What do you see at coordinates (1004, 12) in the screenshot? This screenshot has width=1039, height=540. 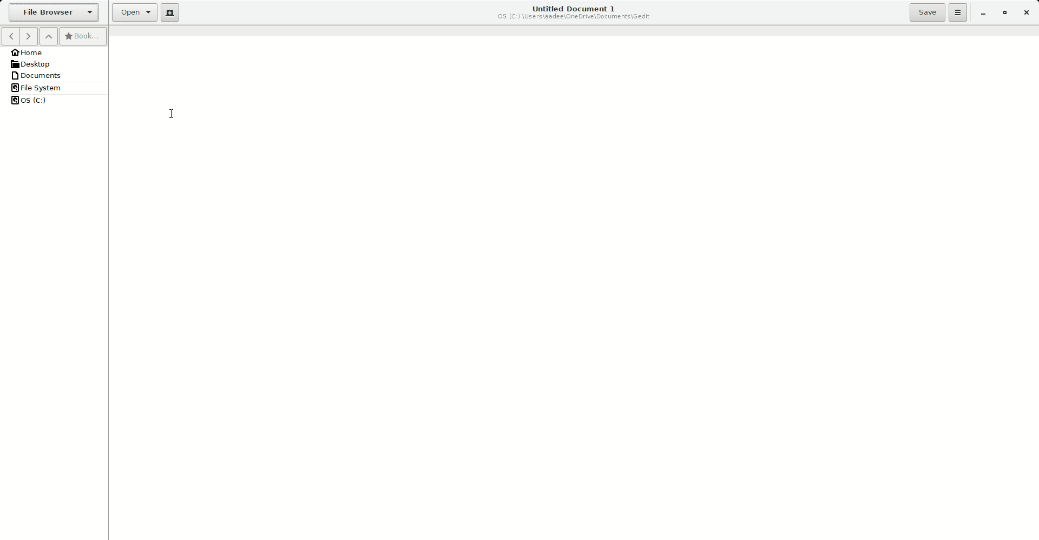 I see `Restore` at bounding box center [1004, 12].